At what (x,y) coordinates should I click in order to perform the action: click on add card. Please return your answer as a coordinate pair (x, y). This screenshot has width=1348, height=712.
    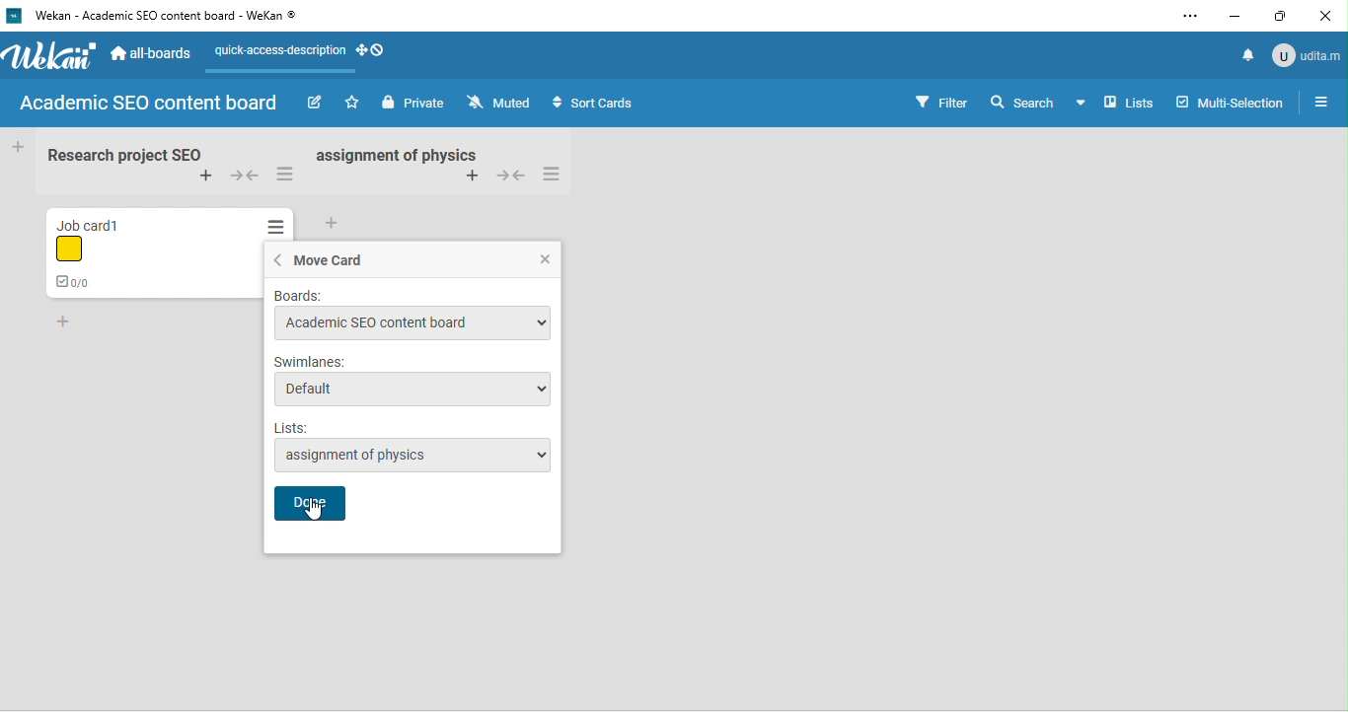
    Looking at the image, I should click on (473, 180).